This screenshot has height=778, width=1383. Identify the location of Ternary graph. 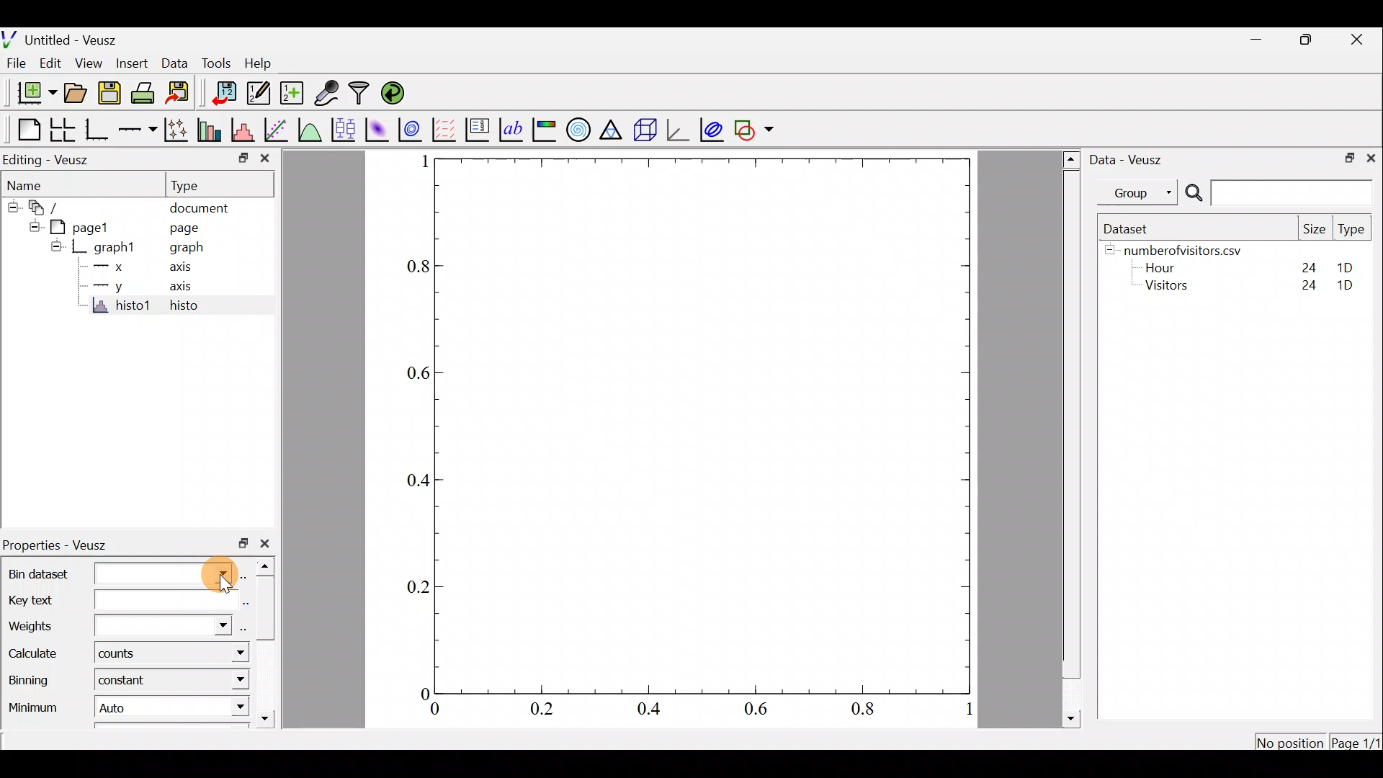
(609, 131).